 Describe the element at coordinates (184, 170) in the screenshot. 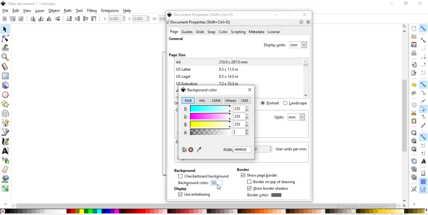

I see `background` at that location.